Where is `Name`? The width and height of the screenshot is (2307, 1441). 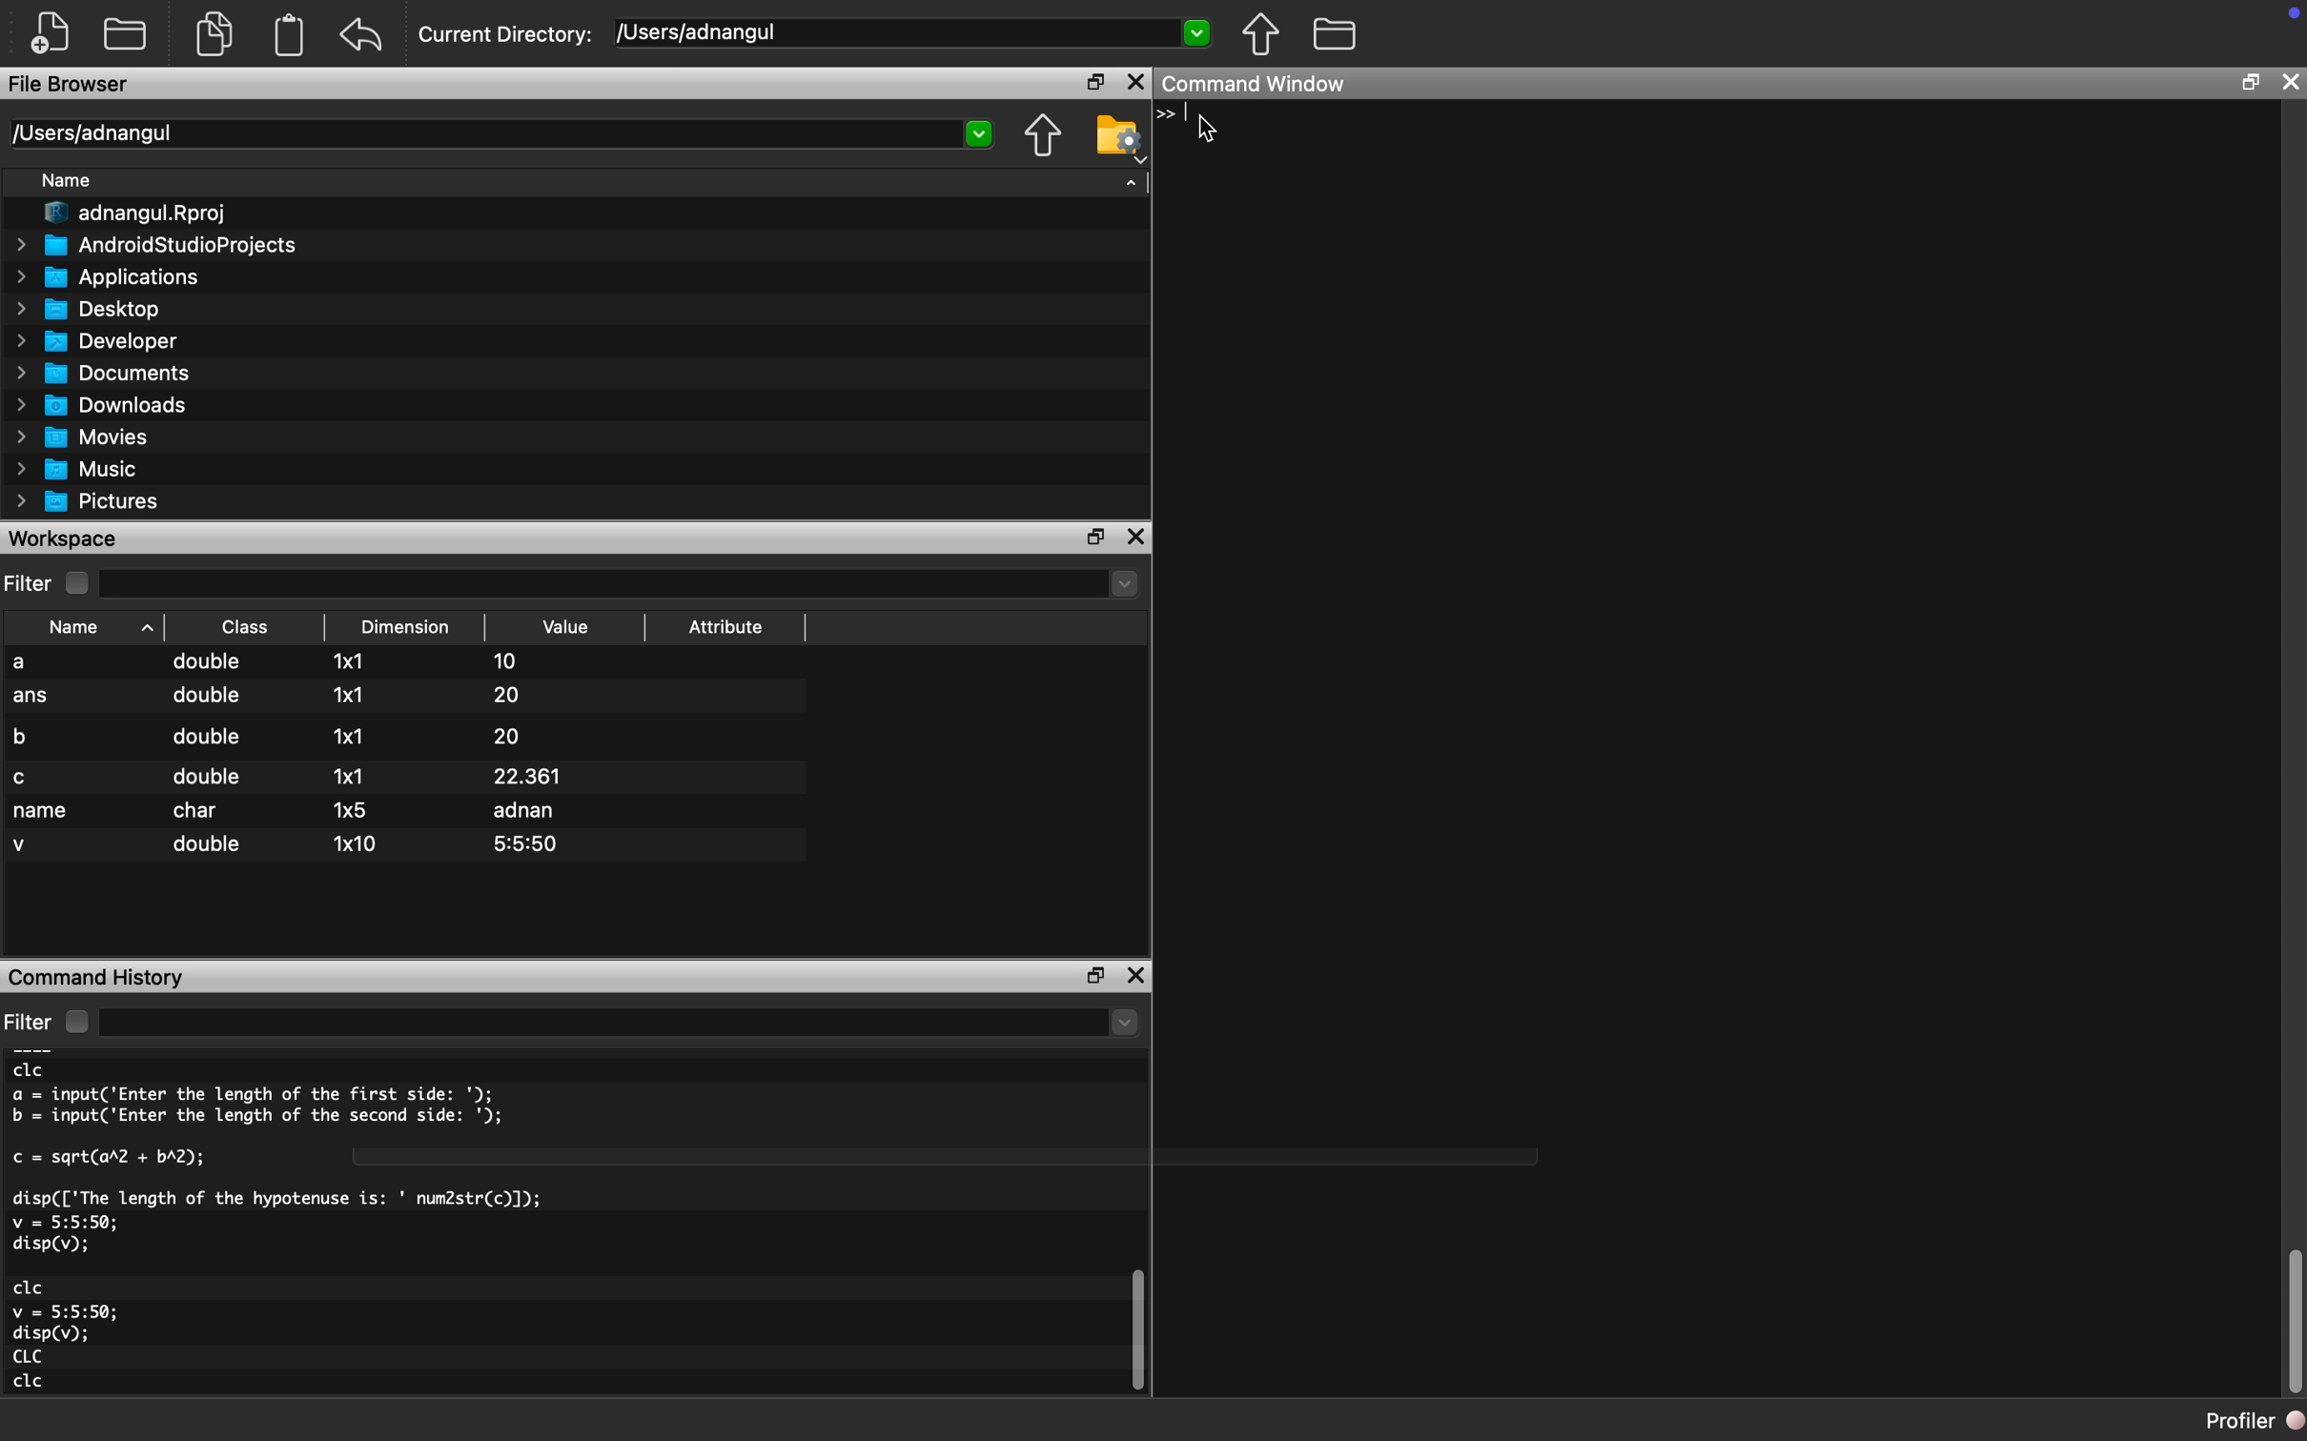
Name is located at coordinates (71, 180).